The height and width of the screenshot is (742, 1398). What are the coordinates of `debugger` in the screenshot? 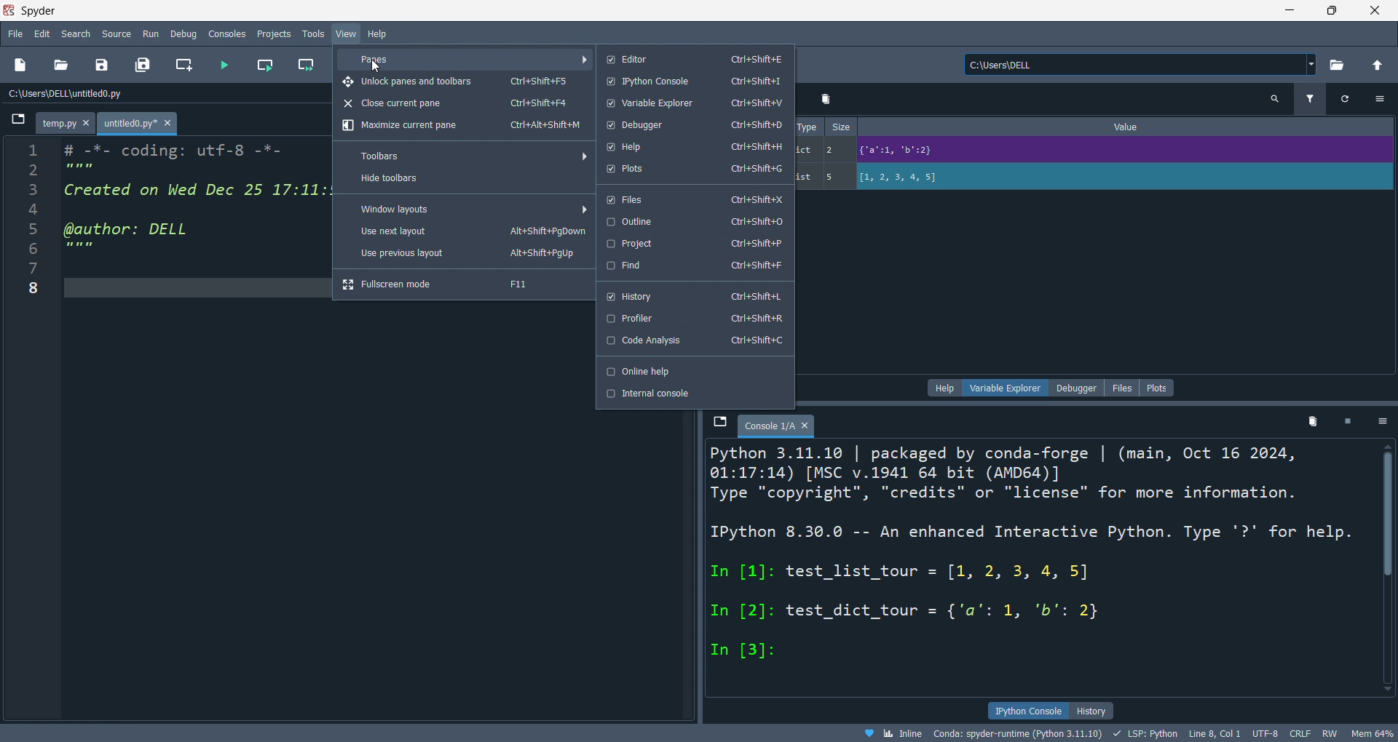 It's located at (1076, 388).